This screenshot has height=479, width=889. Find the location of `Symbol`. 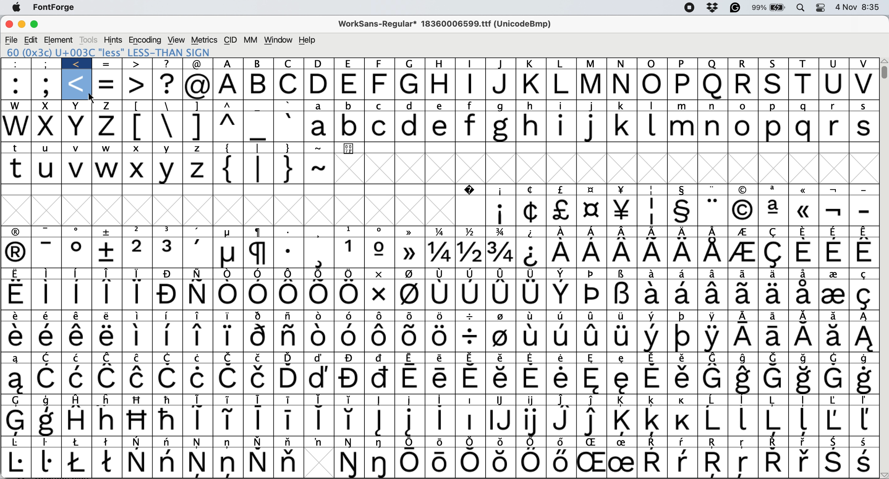

Symbol is located at coordinates (770, 443).